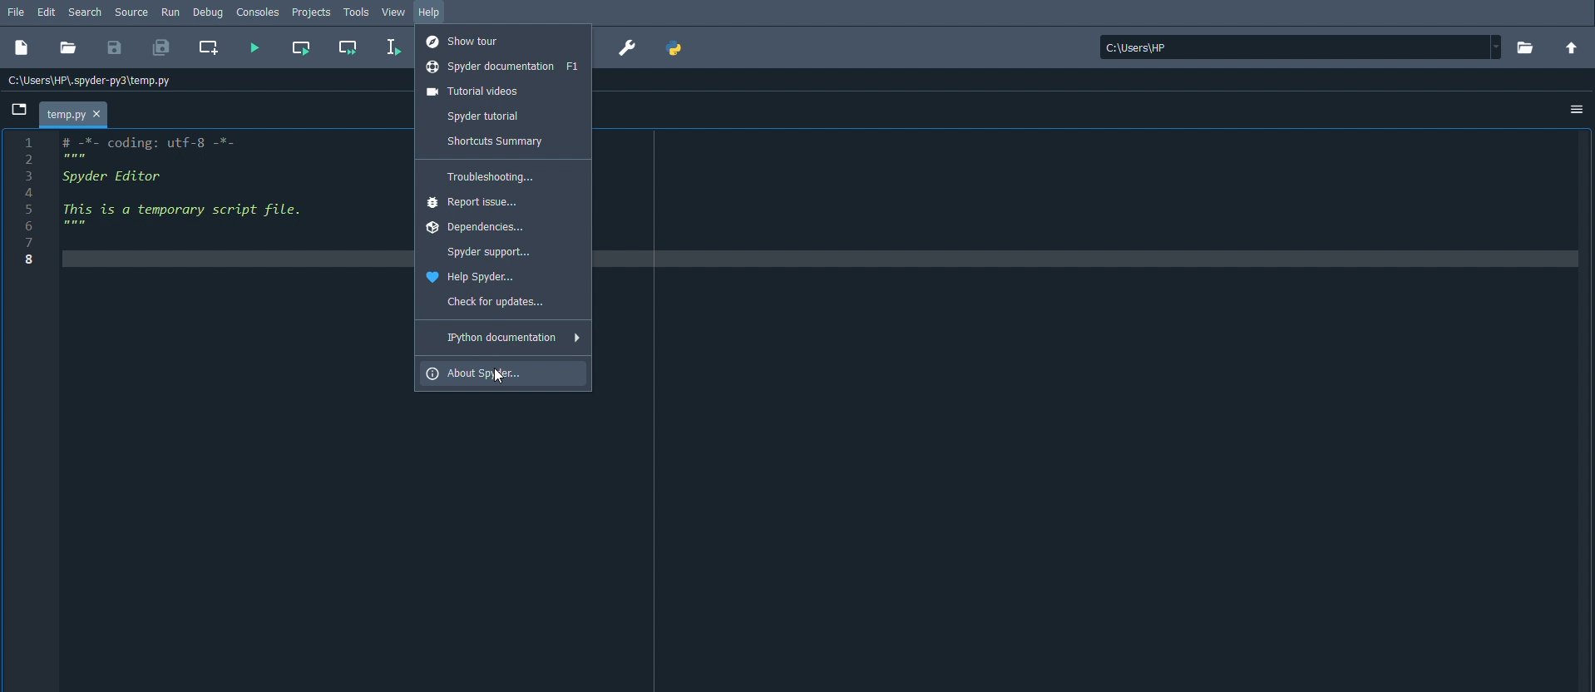 The height and width of the screenshot is (692, 1595). Describe the element at coordinates (479, 373) in the screenshot. I see `About Spyder` at that location.